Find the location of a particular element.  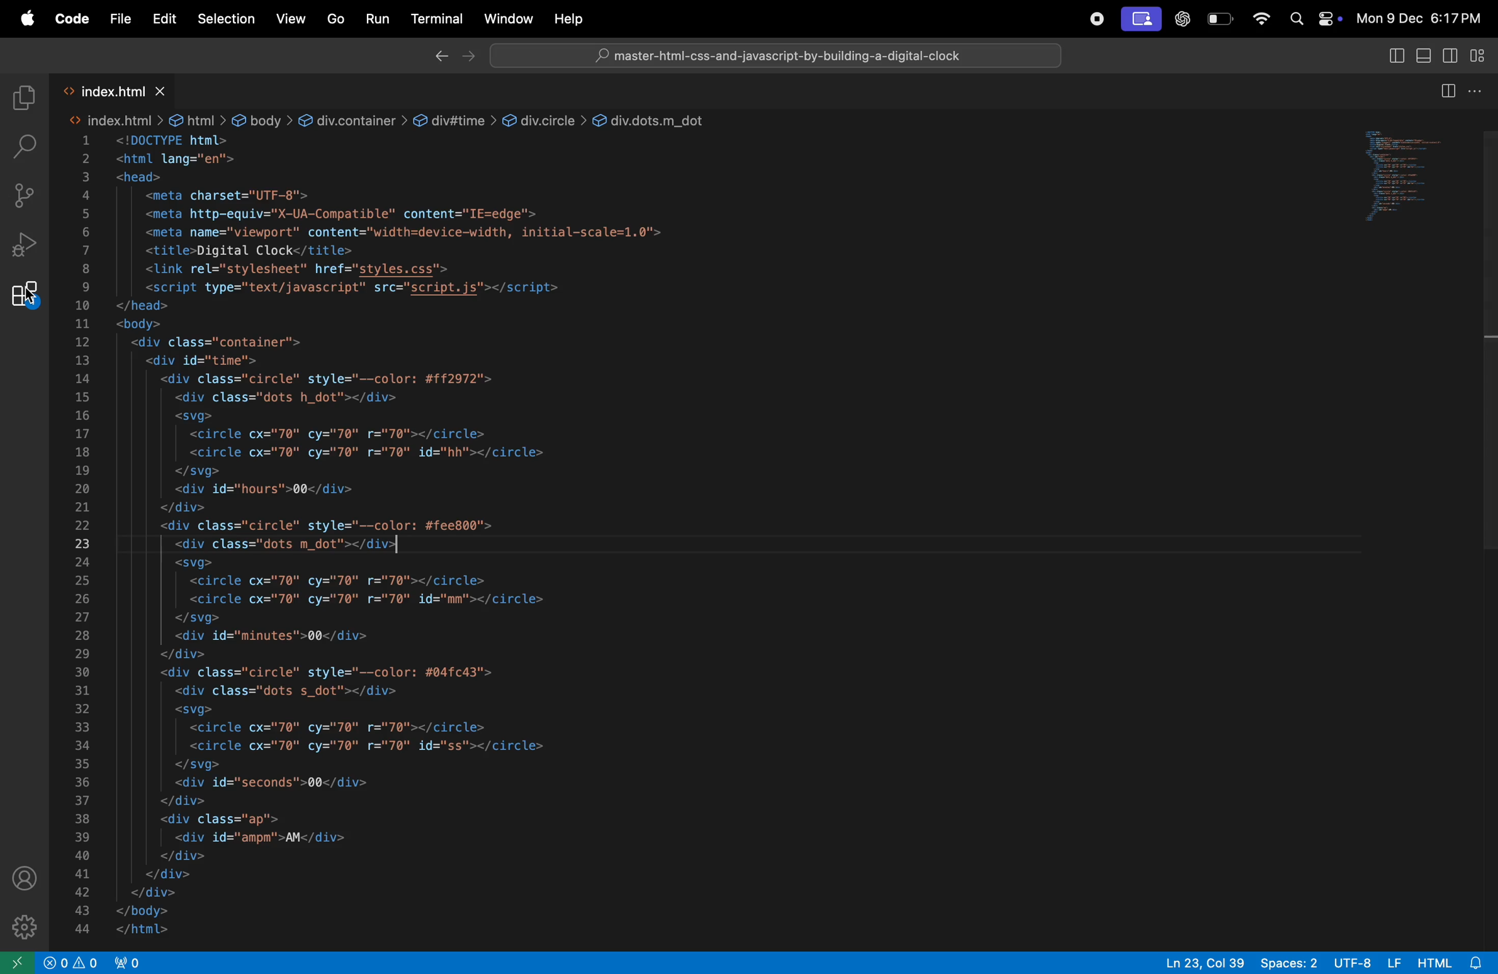

info is located at coordinates (70, 961).